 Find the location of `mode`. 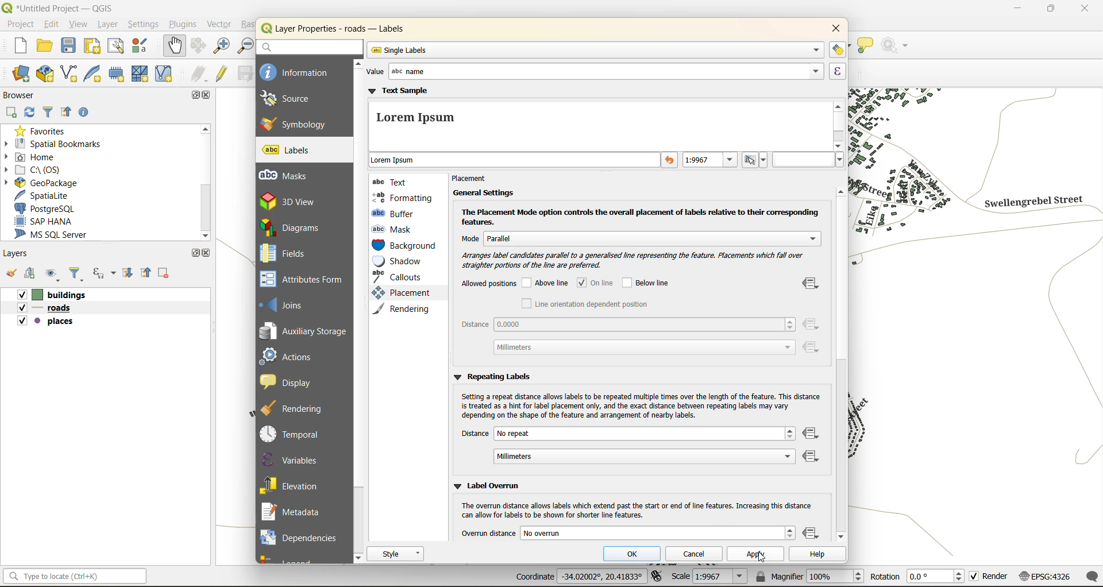

mode is located at coordinates (635, 240).